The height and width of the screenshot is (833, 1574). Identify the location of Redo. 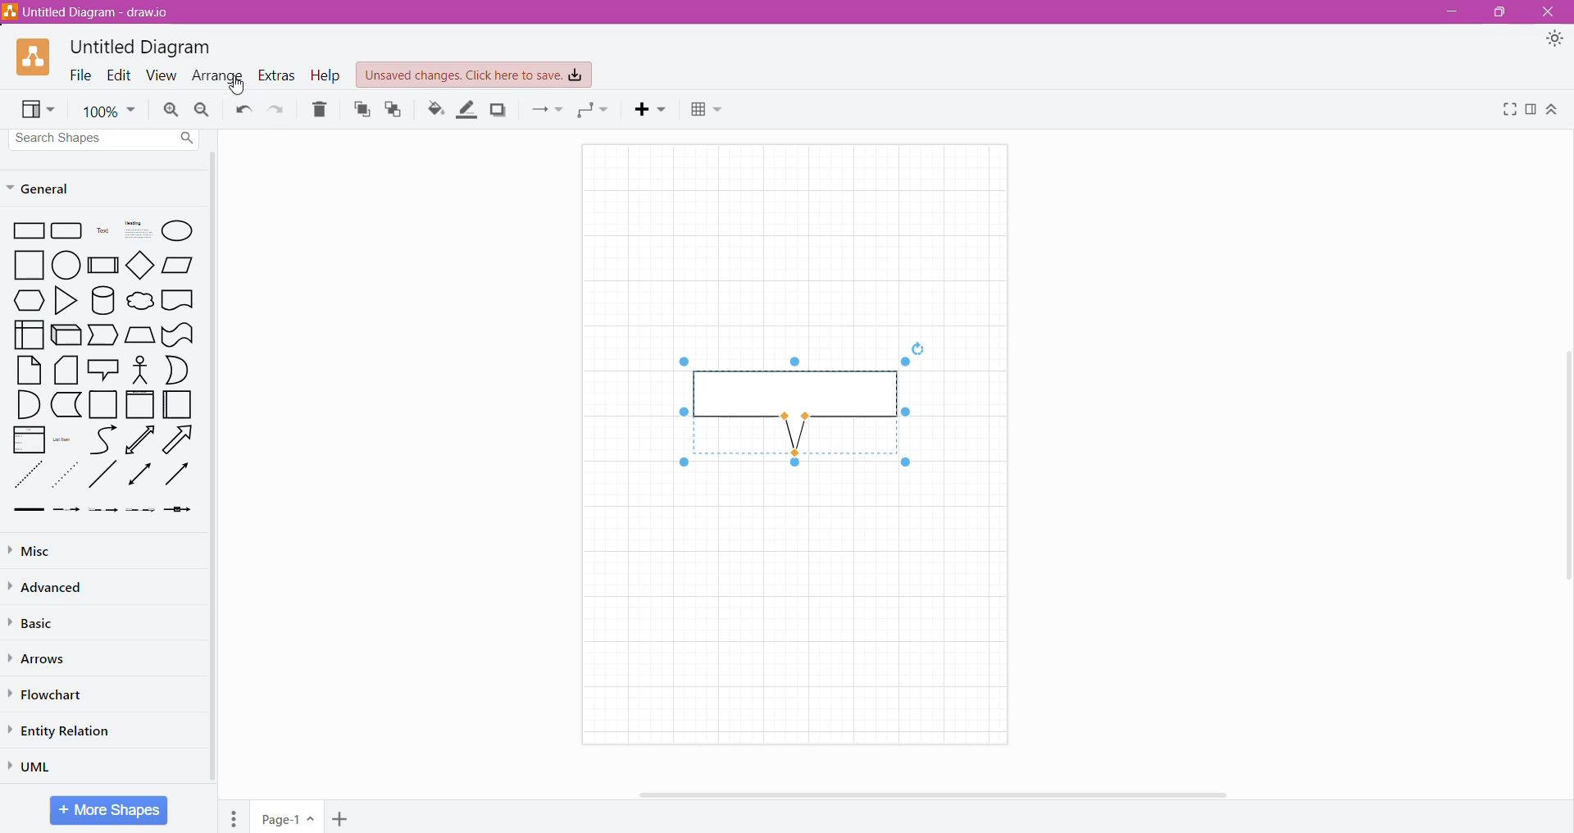
(279, 109).